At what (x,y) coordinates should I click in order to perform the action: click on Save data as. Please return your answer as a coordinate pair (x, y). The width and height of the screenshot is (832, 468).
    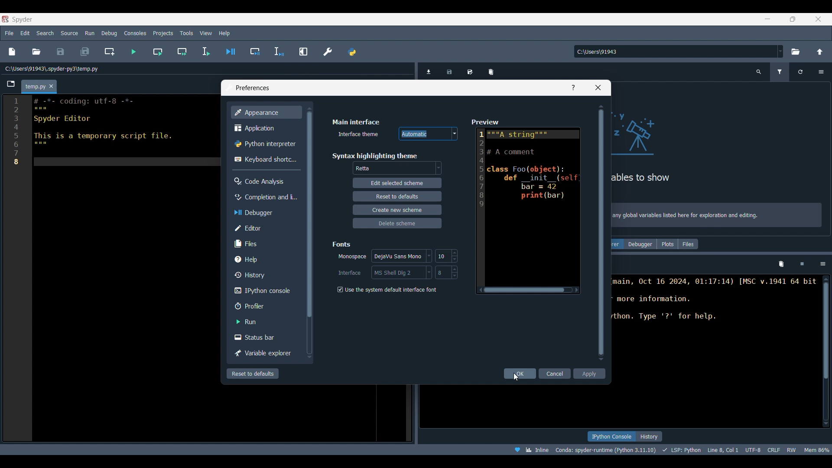
    Looking at the image, I should click on (470, 70).